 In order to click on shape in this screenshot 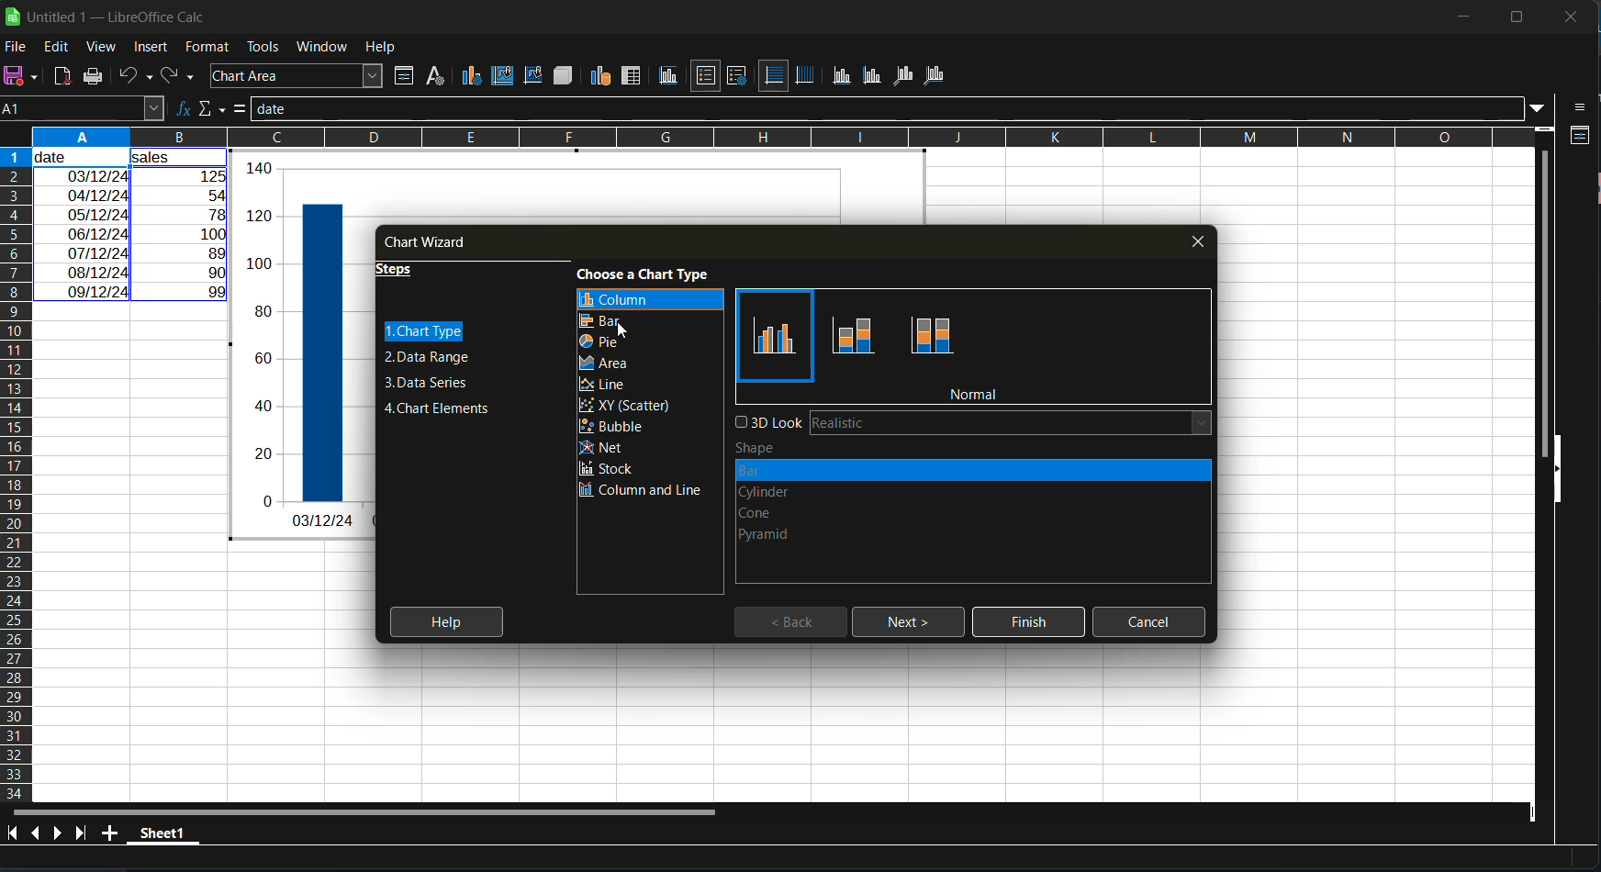, I will do `click(765, 448)`.